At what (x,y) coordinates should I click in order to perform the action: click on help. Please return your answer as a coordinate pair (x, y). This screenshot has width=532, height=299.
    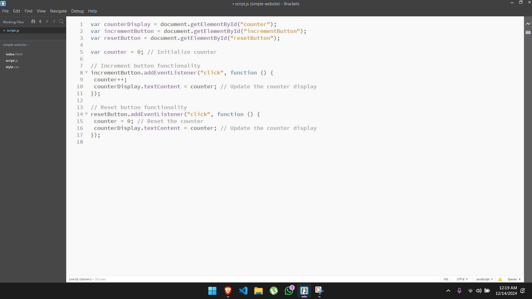
    Looking at the image, I should click on (94, 11).